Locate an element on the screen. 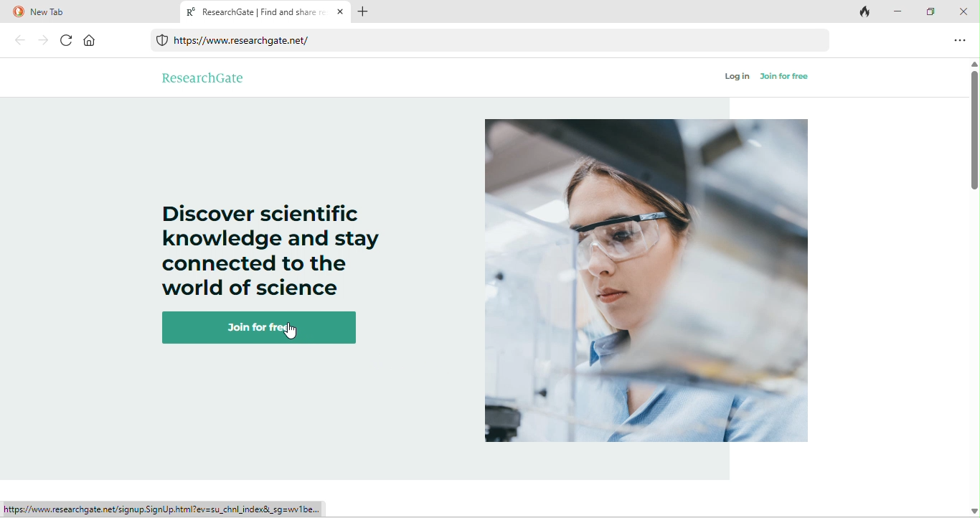 Image resolution: width=980 pixels, height=518 pixels. forward is located at coordinates (44, 40).